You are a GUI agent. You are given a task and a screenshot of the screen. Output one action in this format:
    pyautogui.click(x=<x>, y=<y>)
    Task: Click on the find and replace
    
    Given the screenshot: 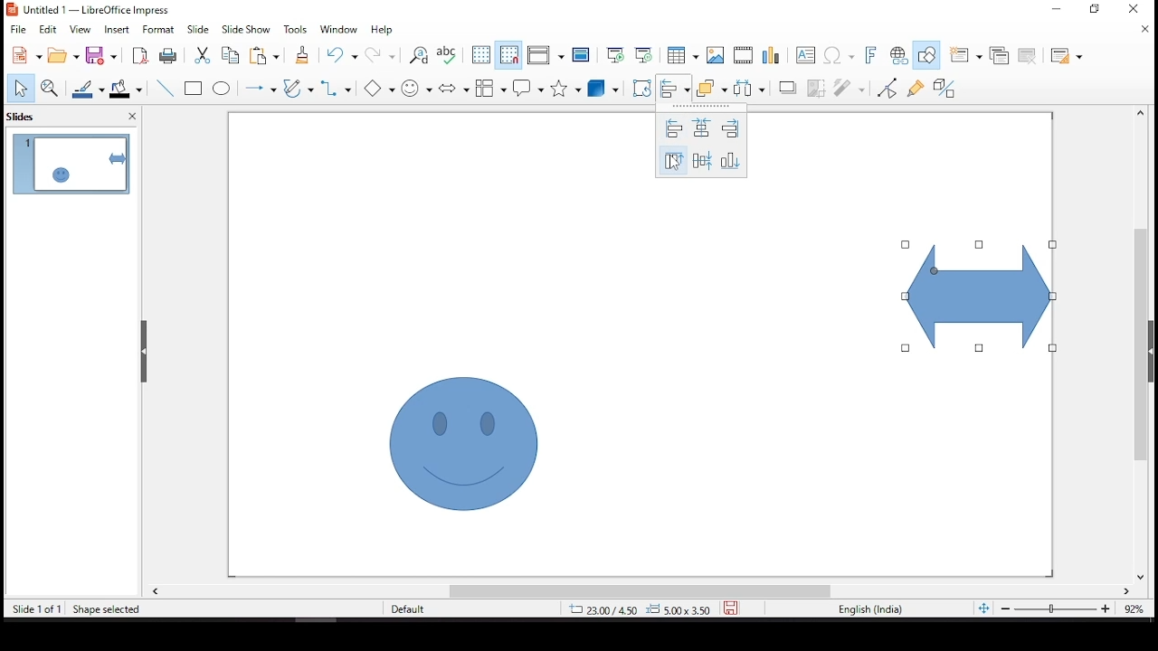 What is the action you would take?
    pyautogui.click(x=419, y=56)
    